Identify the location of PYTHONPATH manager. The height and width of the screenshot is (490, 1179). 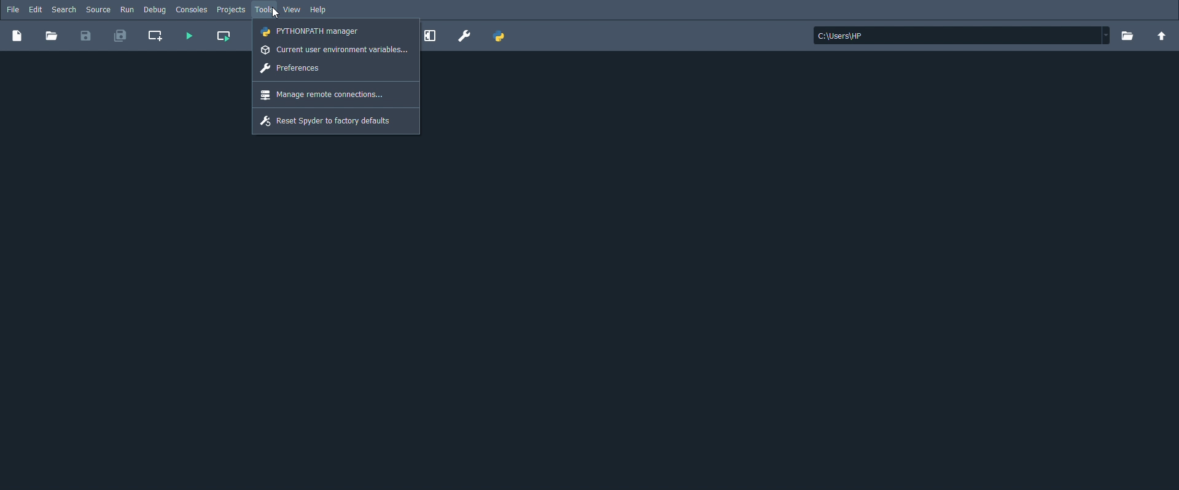
(499, 37).